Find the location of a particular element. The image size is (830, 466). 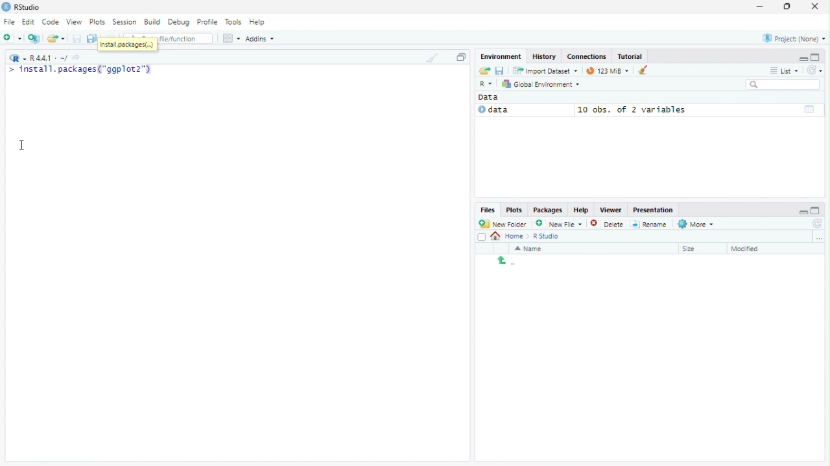

Current memory usage - 97MiB is located at coordinates (604, 71).